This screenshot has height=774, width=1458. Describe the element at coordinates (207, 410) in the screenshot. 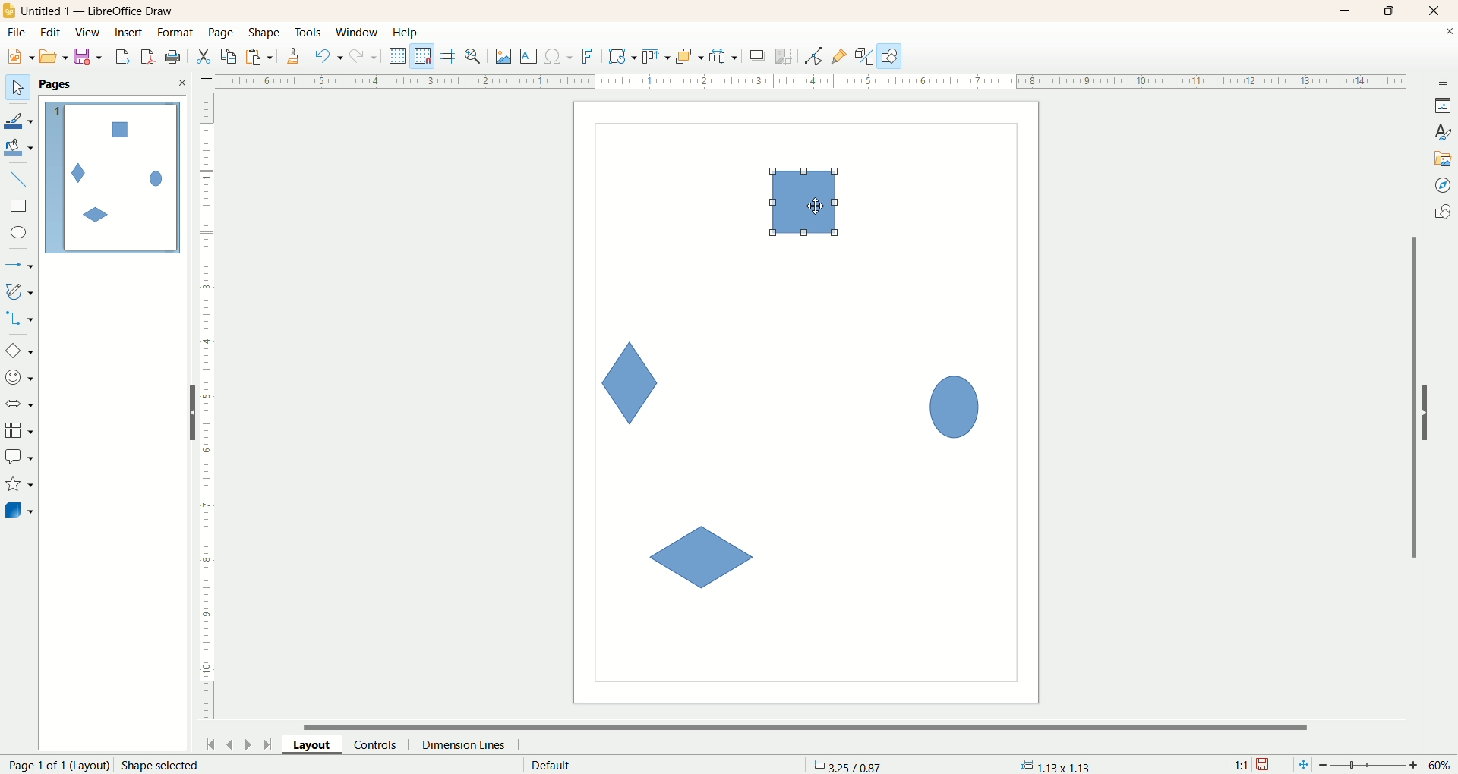

I see `scale bar` at that location.